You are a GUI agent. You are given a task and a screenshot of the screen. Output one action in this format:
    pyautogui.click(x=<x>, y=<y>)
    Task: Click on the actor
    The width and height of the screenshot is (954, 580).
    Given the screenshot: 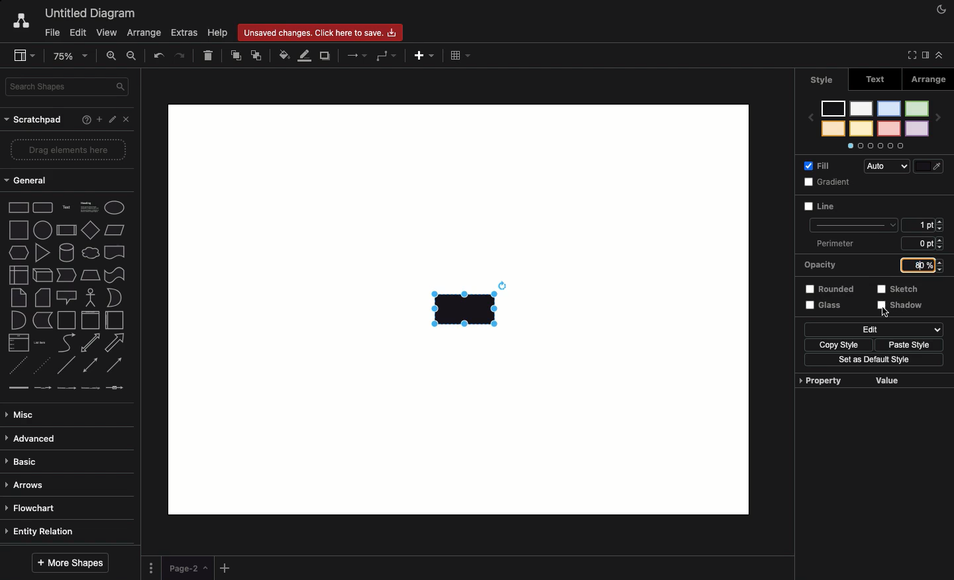 What is the action you would take?
    pyautogui.click(x=92, y=297)
    